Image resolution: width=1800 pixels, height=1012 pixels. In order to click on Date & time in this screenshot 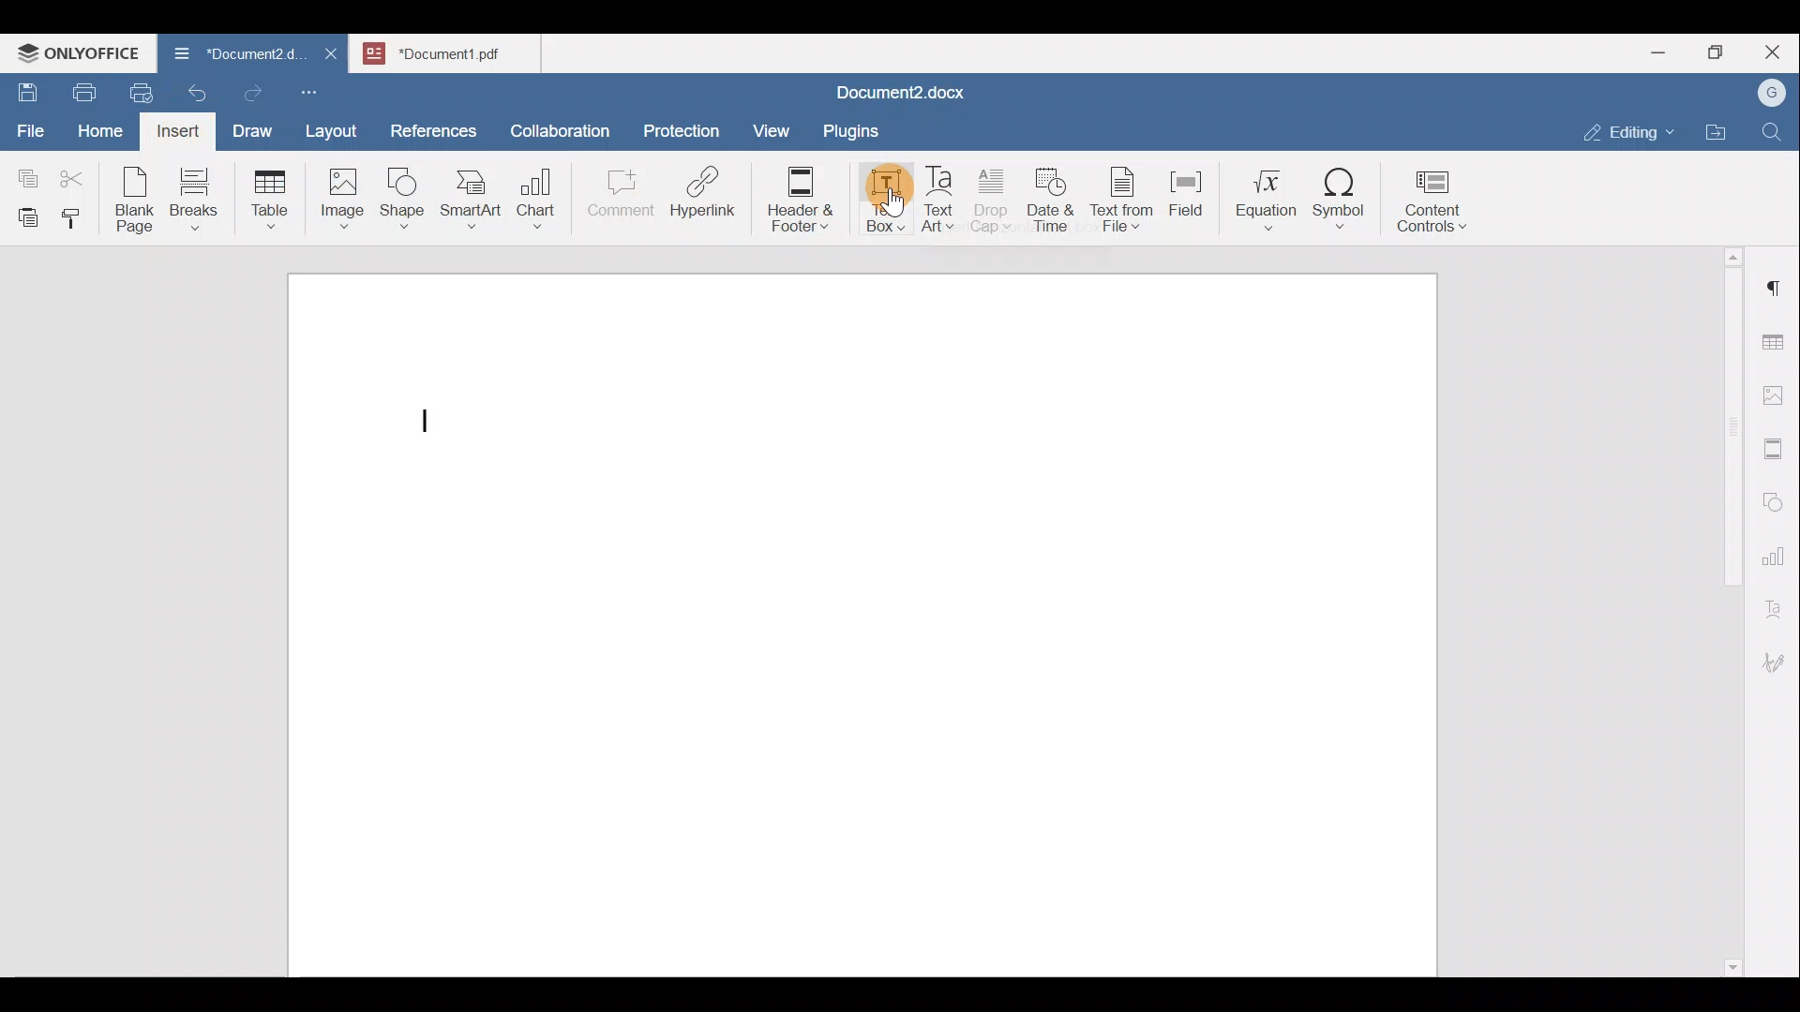, I will do `click(1052, 197)`.